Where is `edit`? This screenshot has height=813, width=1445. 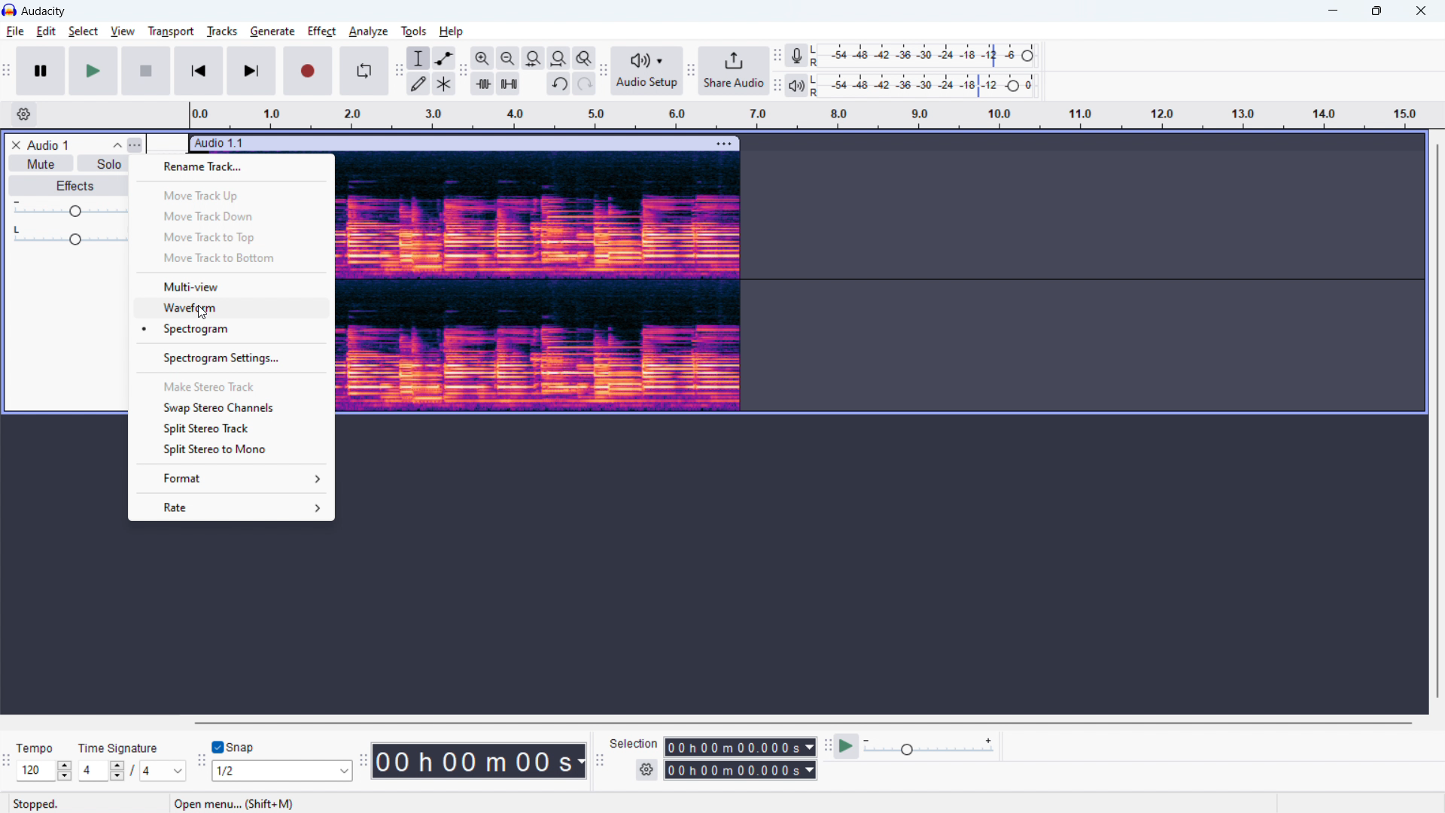
edit is located at coordinates (47, 32).